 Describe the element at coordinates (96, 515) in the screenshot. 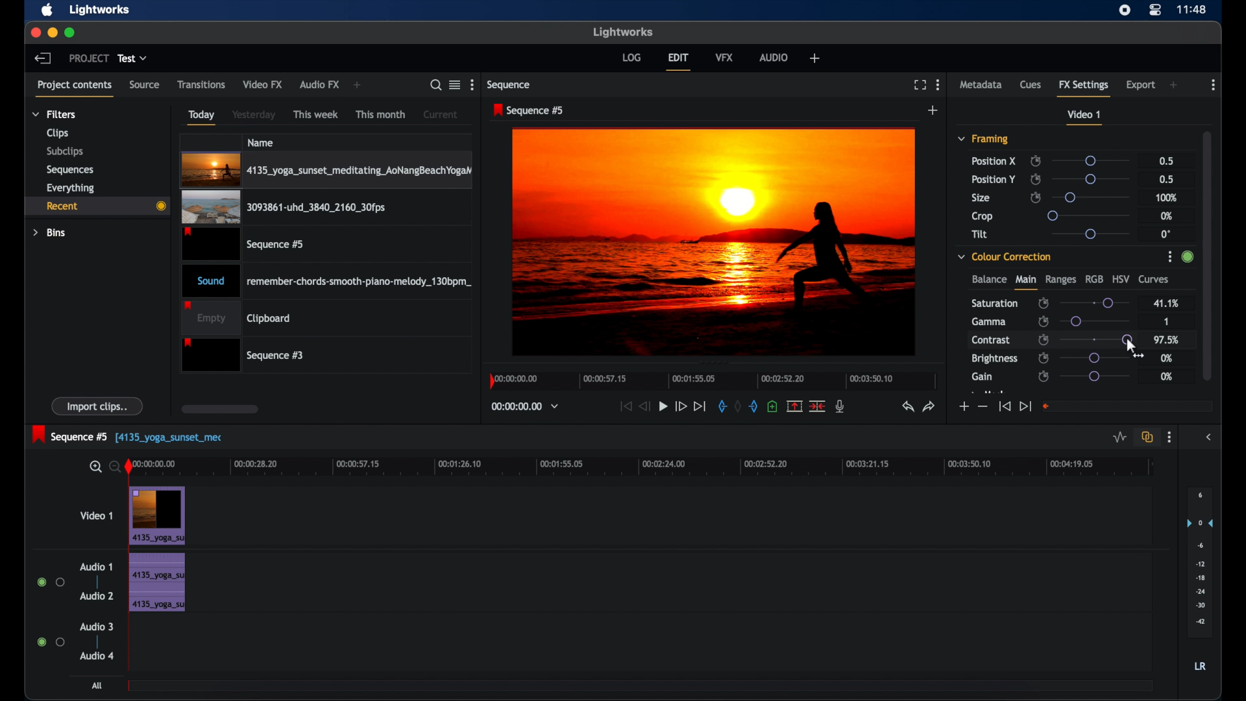

I see `video 1` at that location.